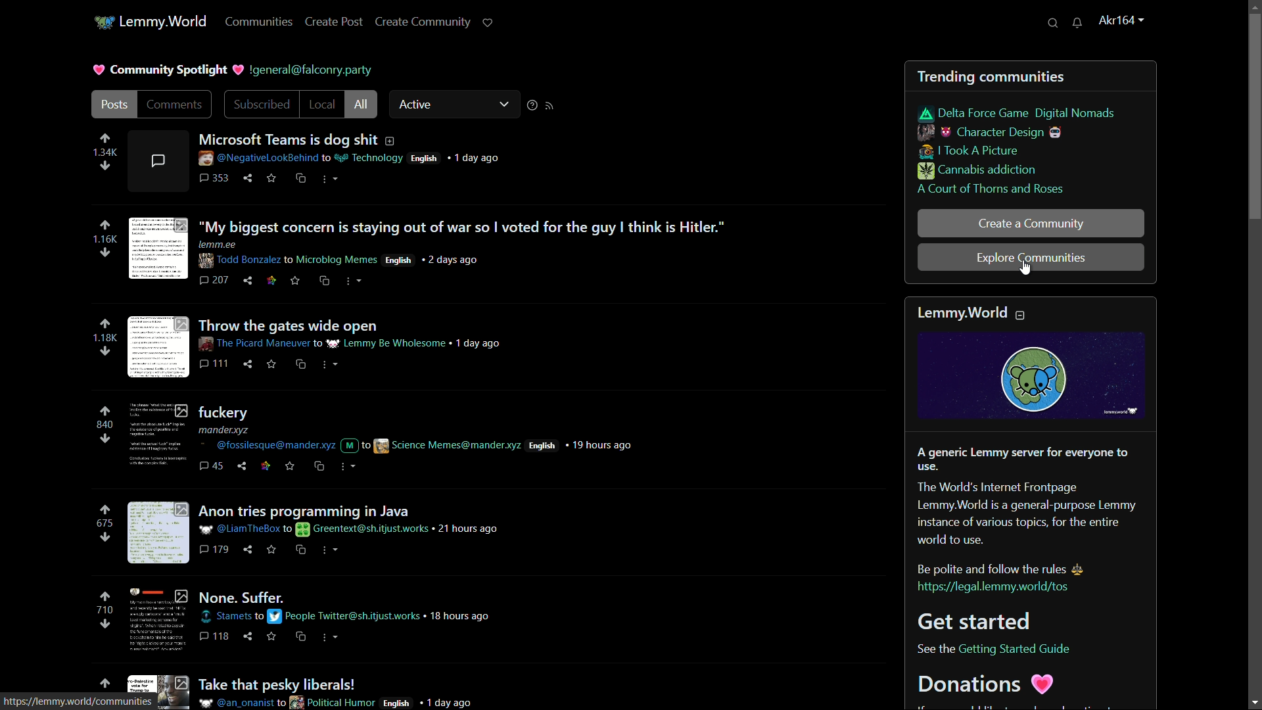 This screenshot has height=710, width=1262. What do you see at coordinates (215, 279) in the screenshot?
I see `comments` at bounding box center [215, 279].